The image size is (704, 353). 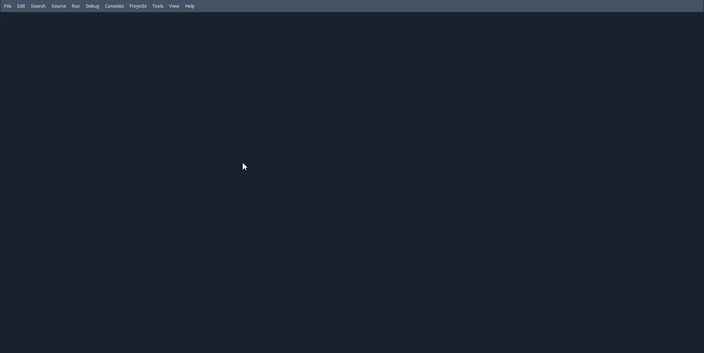 I want to click on File, so click(x=7, y=6).